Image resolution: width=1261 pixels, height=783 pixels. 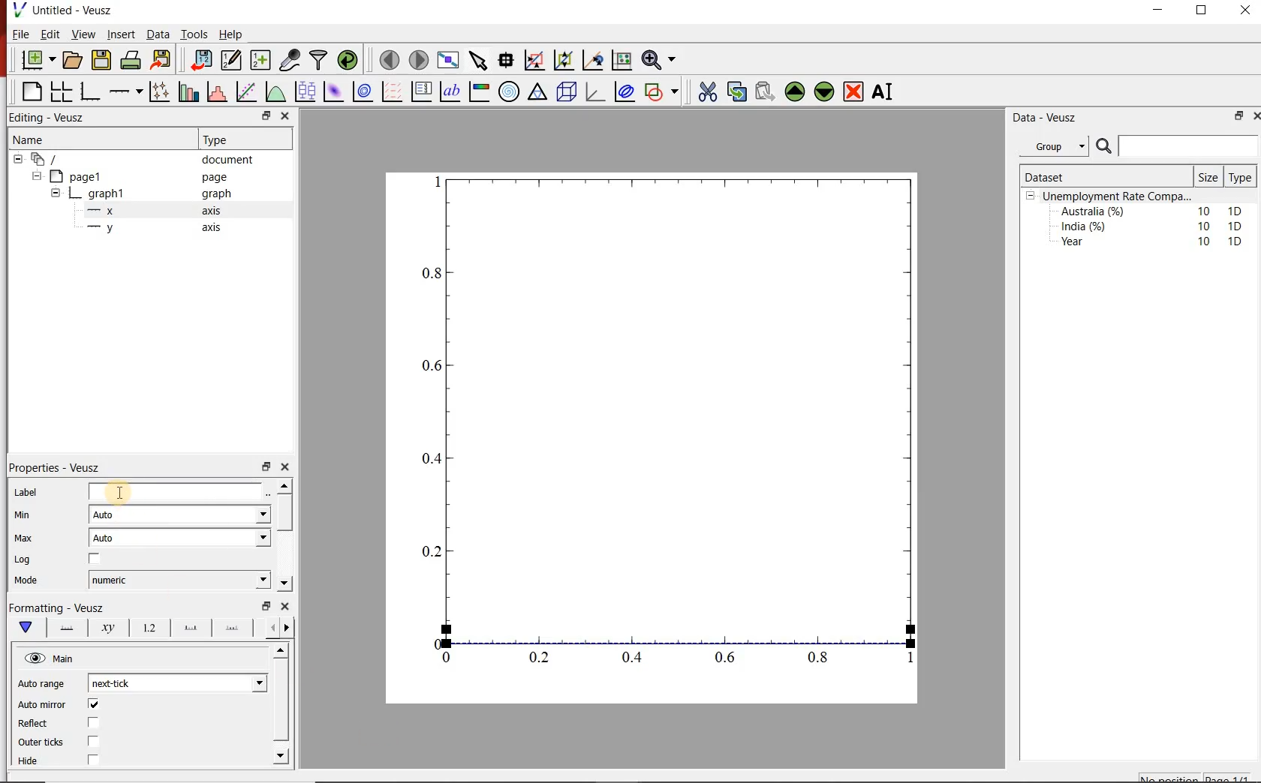 I want to click on Mode, so click(x=37, y=582).